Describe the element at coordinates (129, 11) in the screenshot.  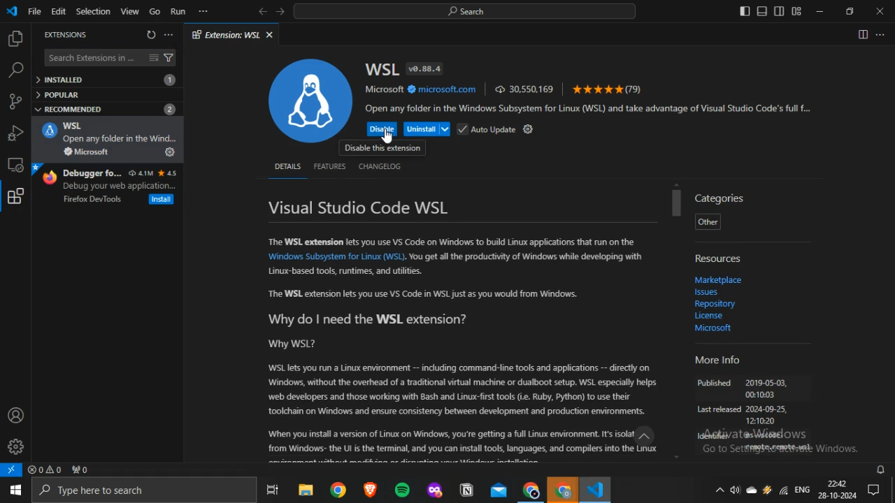
I see `View` at that location.